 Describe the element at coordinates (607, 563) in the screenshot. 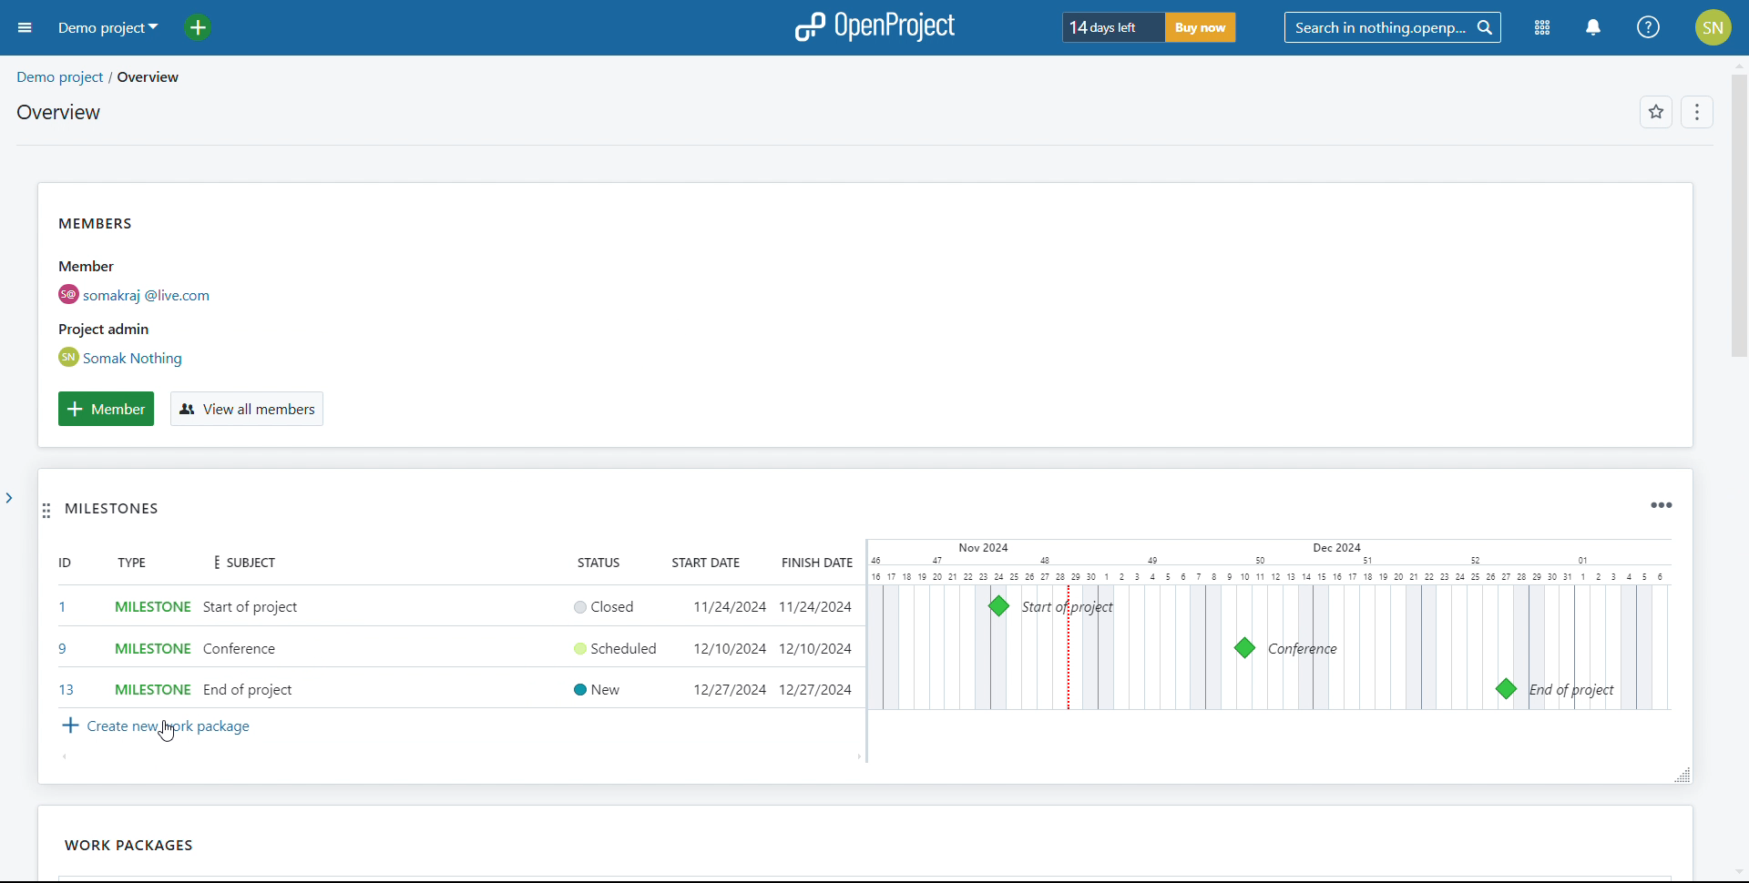

I see `status` at that location.